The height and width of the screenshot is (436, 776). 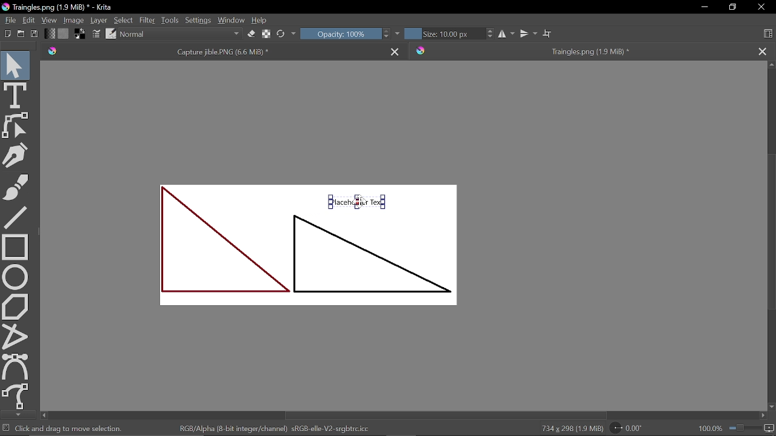 What do you see at coordinates (33, 35) in the screenshot?
I see `Save` at bounding box center [33, 35].